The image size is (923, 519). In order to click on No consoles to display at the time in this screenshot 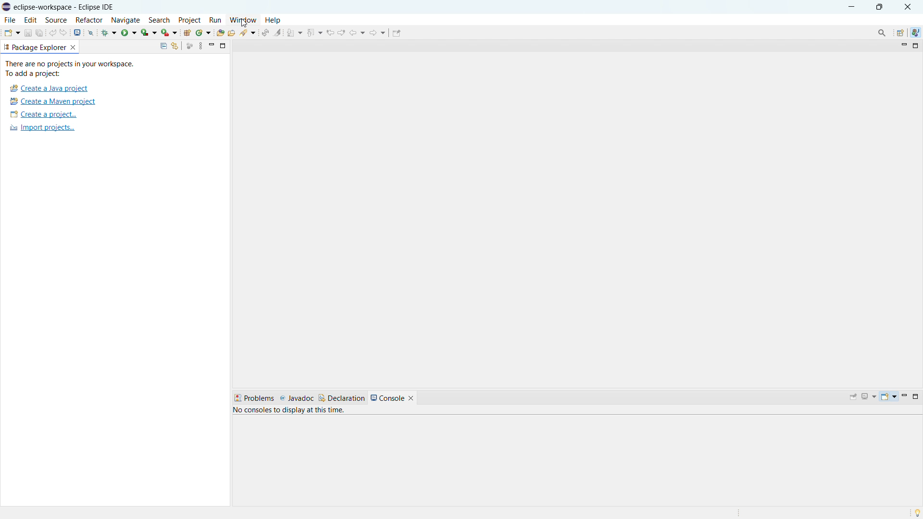, I will do `click(341, 411)`.